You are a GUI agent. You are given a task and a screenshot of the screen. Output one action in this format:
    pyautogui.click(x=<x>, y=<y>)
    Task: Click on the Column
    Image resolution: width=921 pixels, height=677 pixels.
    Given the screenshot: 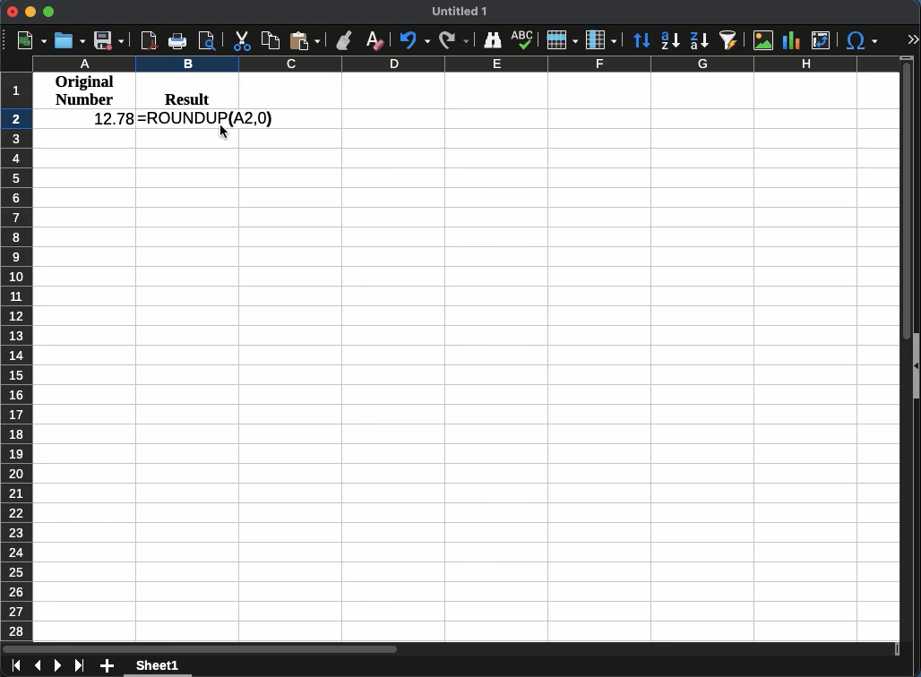 What is the action you would take?
    pyautogui.click(x=599, y=40)
    